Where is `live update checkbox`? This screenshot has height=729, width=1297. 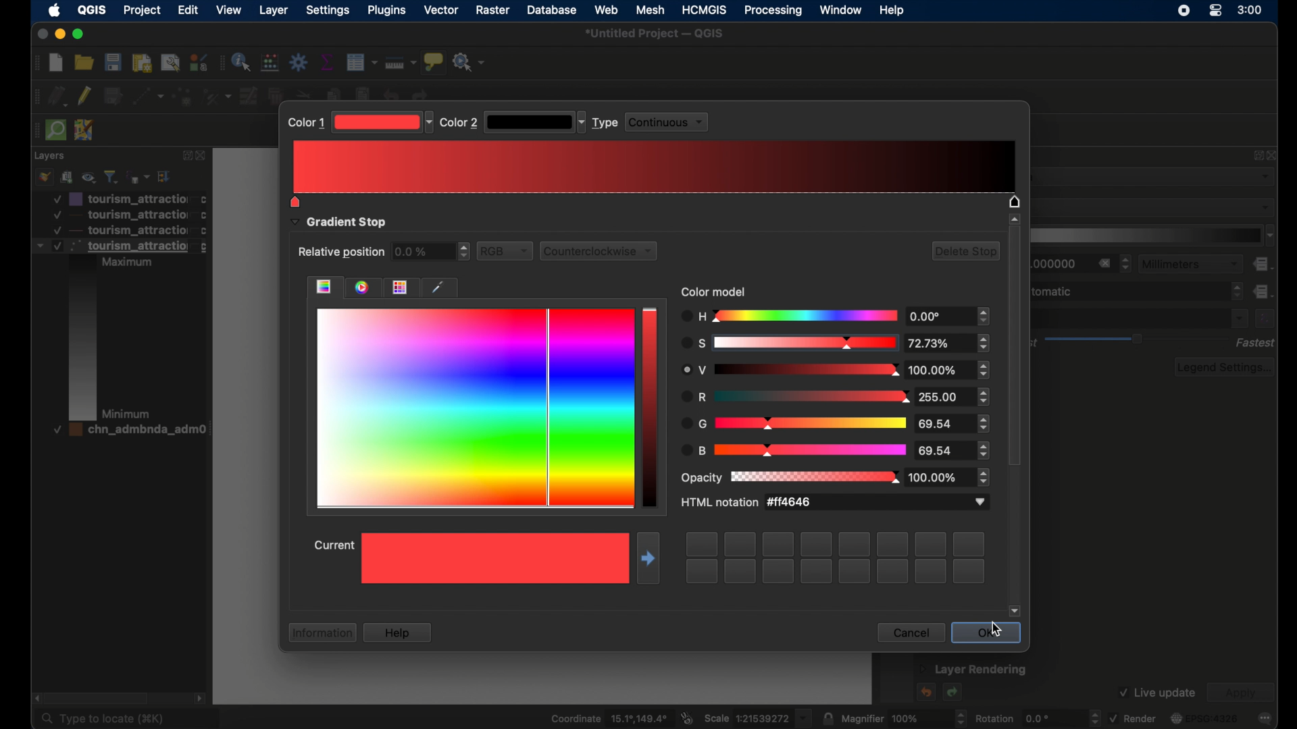
live update checkbox is located at coordinates (1156, 692).